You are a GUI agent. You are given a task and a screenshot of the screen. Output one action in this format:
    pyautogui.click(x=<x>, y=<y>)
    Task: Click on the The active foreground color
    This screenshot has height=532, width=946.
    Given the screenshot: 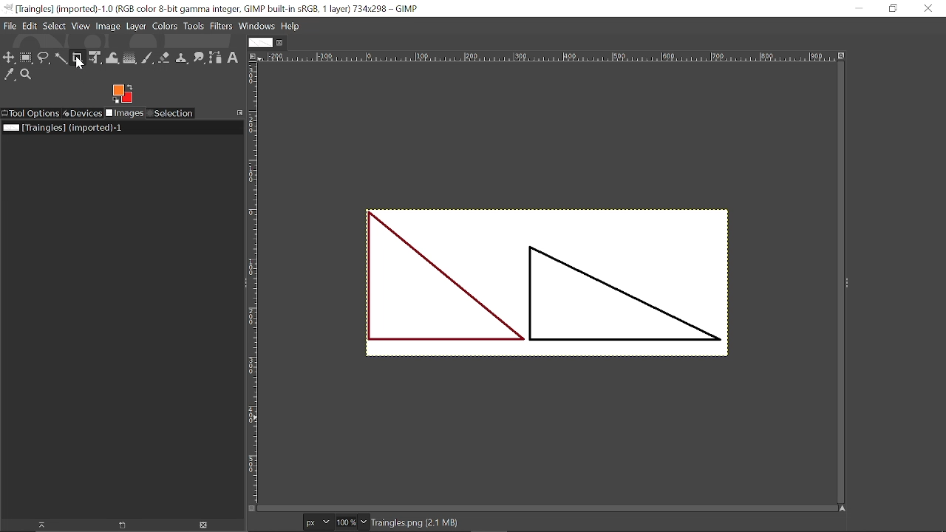 What is the action you would take?
    pyautogui.click(x=123, y=93)
    